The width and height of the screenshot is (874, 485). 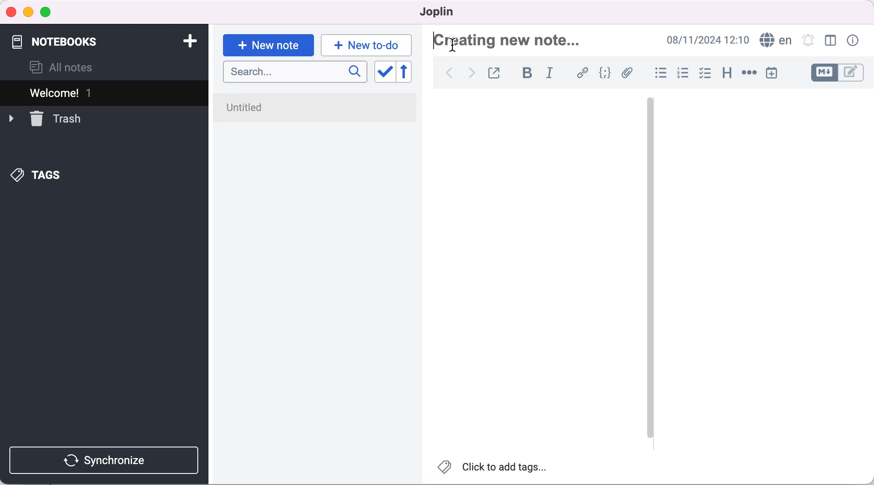 I want to click on back, so click(x=451, y=74).